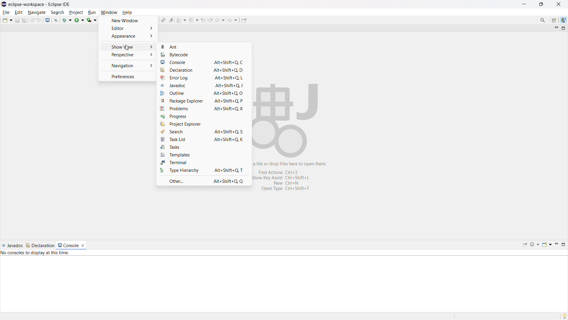 The height and width of the screenshot is (320, 568). What do you see at coordinates (204, 139) in the screenshot?
I see `task list` at bounding box center [204, 139].